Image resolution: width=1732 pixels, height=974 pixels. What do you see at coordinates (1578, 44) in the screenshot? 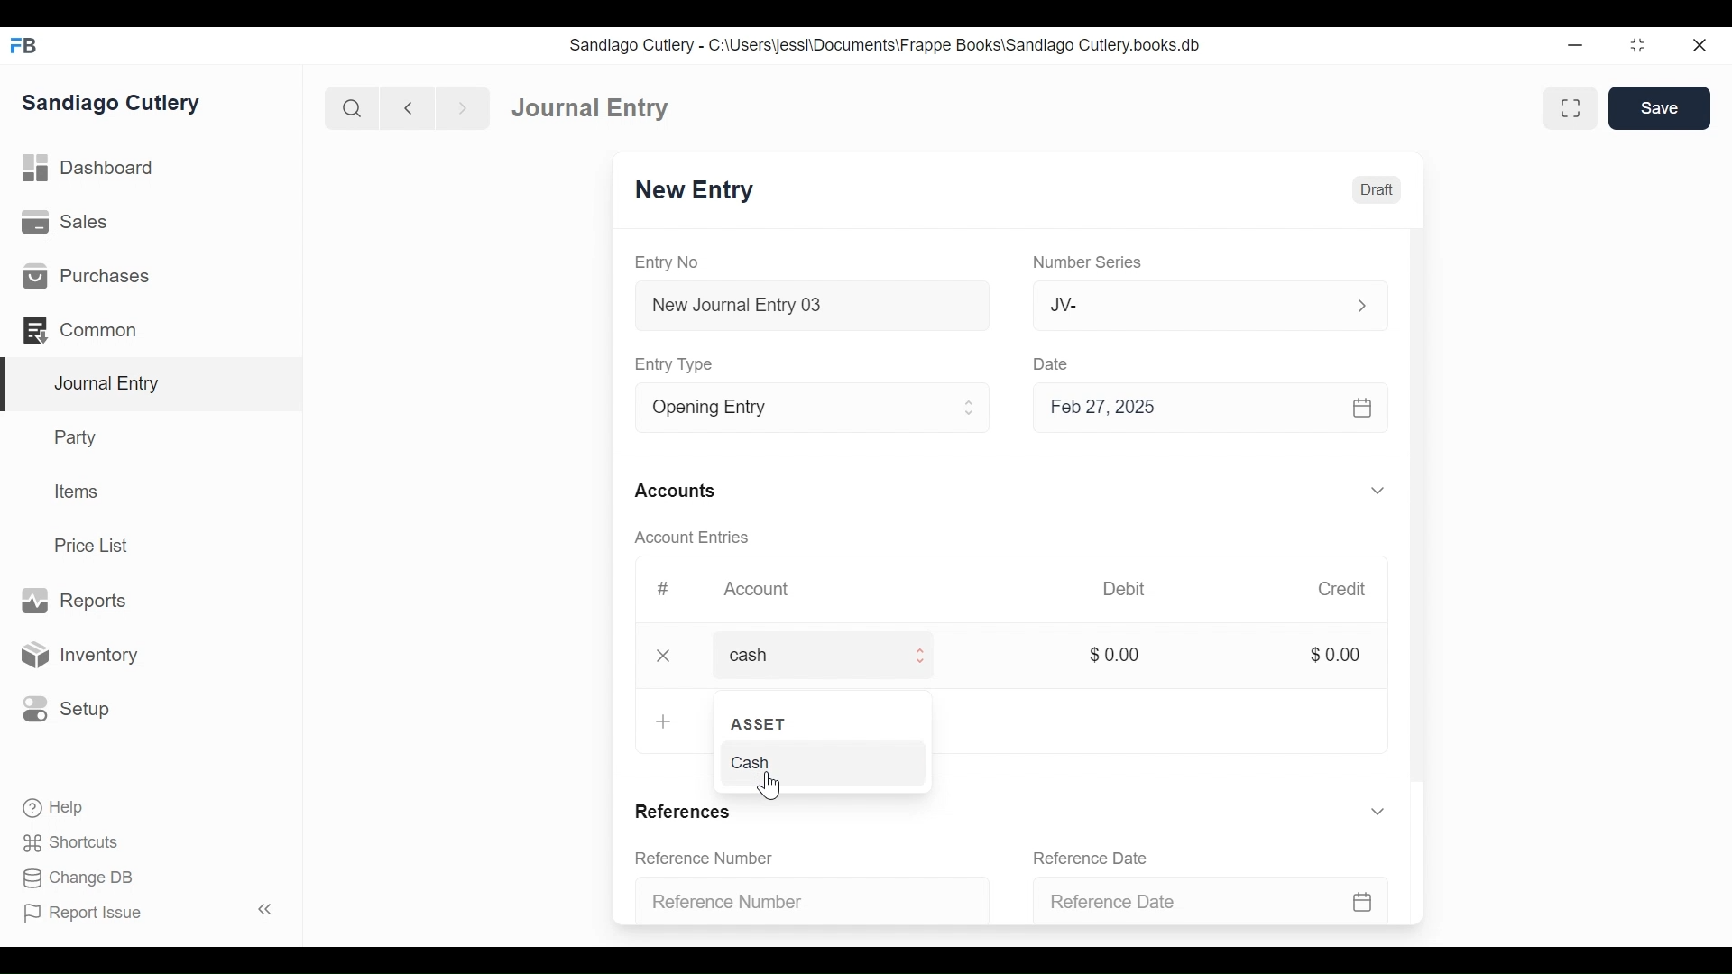
I see `Minimize` at bounding box center [1578, 44].